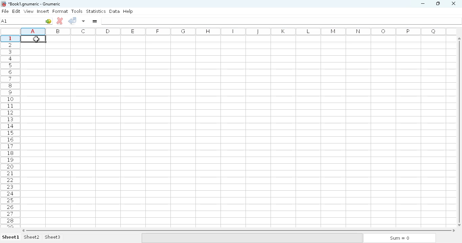 This screenshot has width=462, height=243. I want to click on accept change, so click(72, 20).